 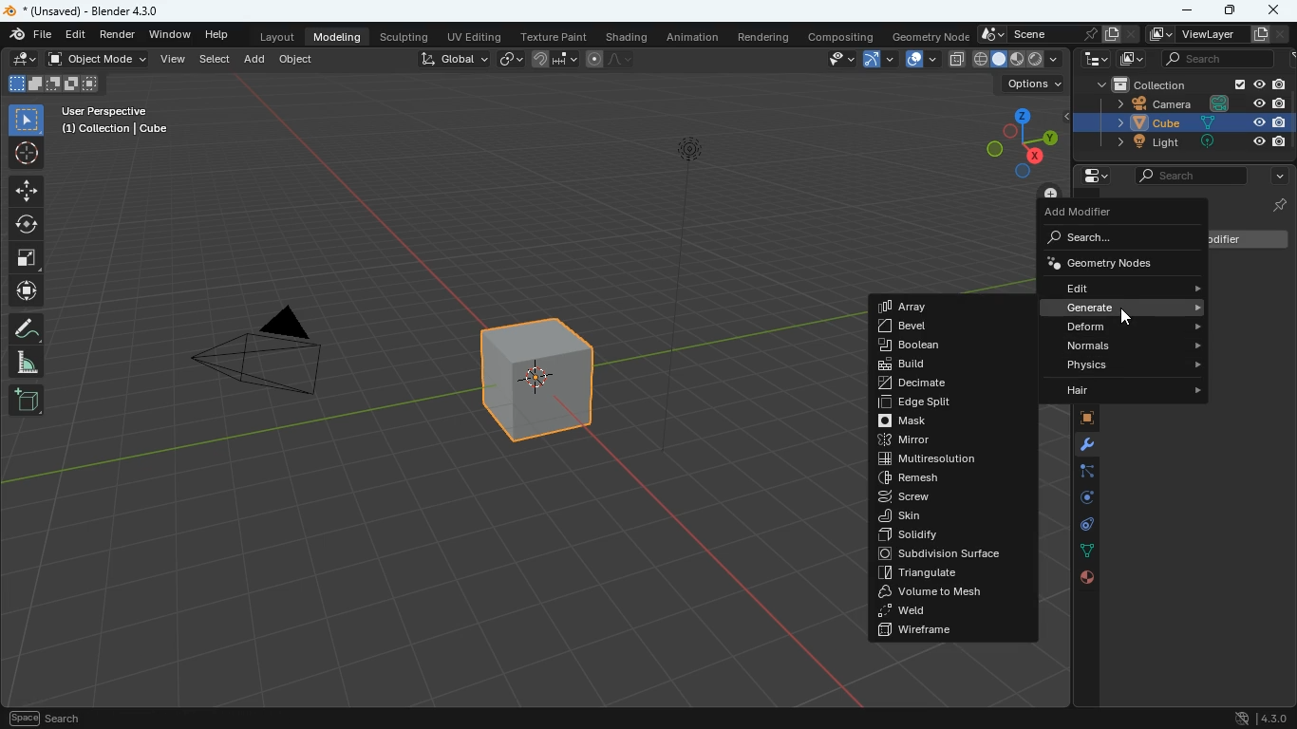 I want to click on compositing, so click(x=839, y=36).